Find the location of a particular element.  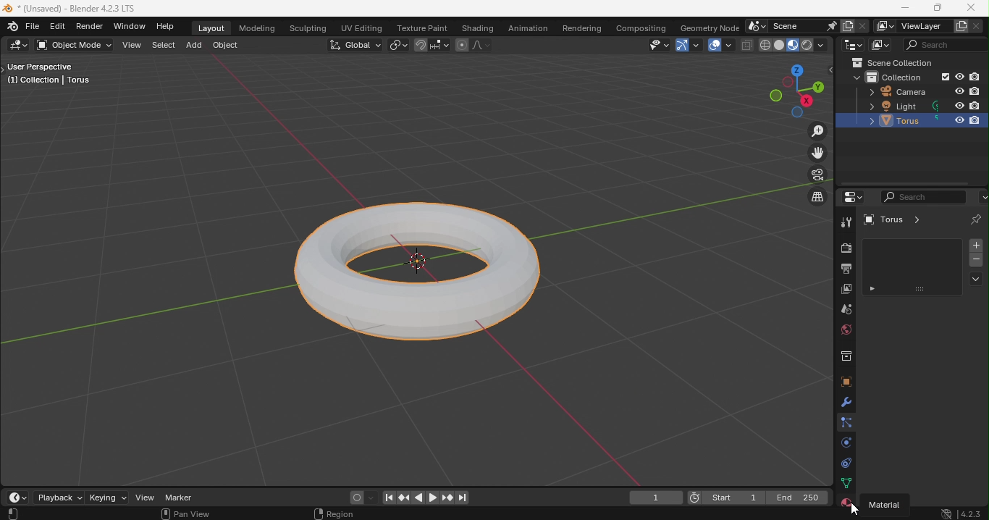

Camera is located at coordinates (893, 91).